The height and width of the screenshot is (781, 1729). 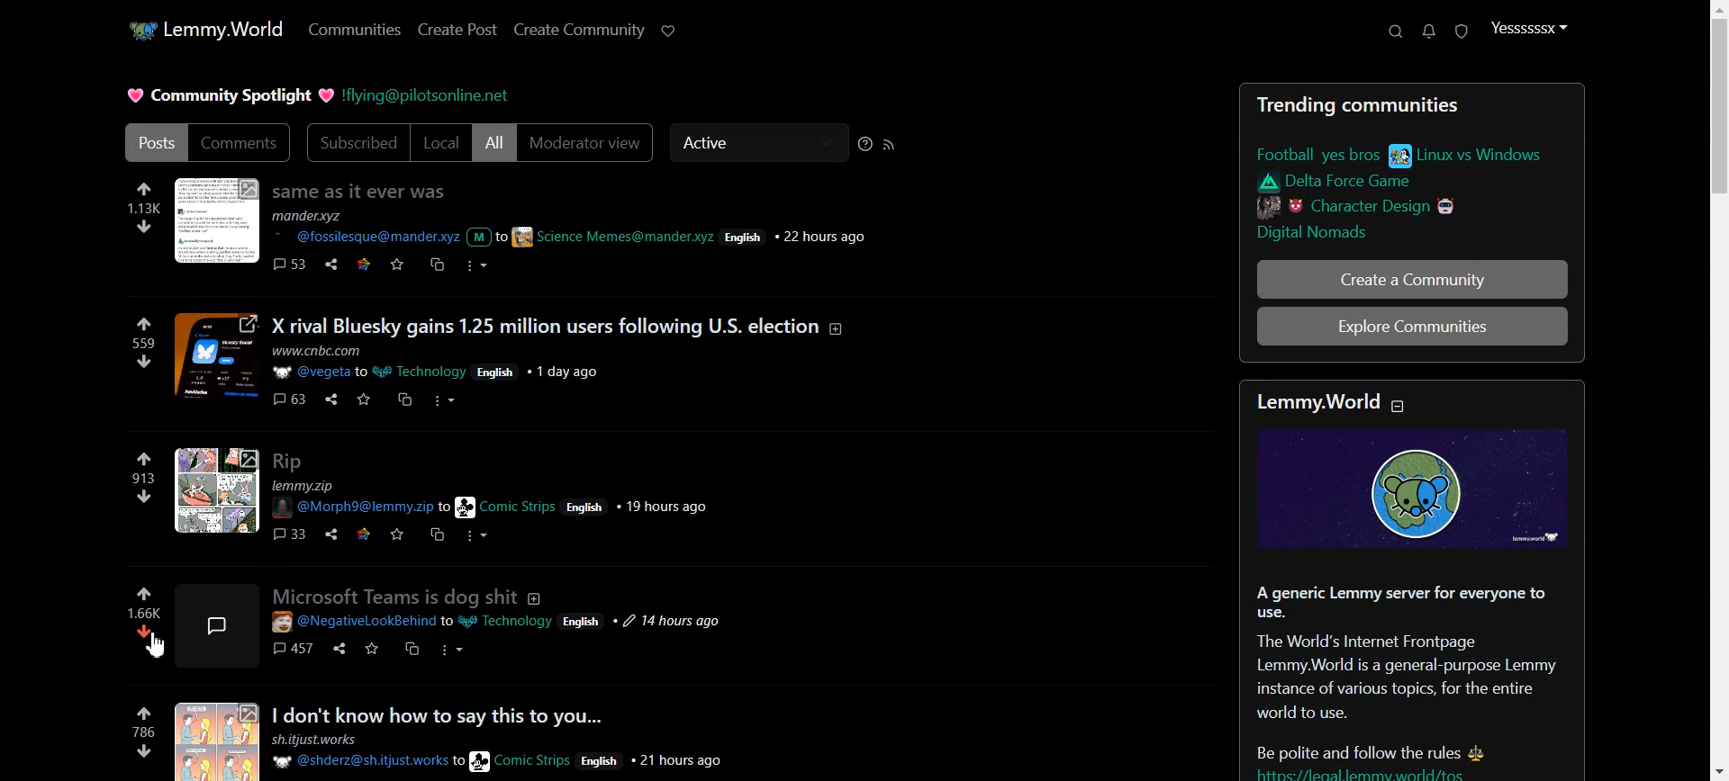 What do you see at coordinates (143, 732) in the screenshot?
I see `786` at bounding box center [143, 732].